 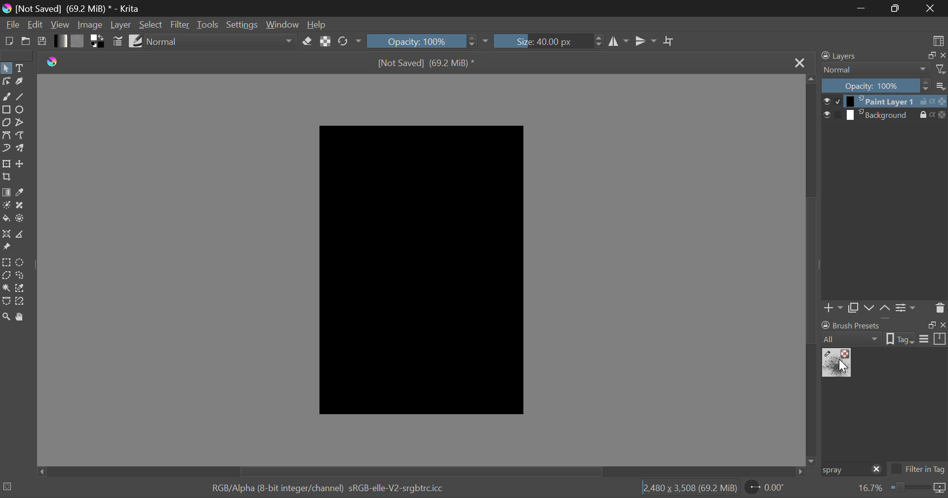 What do you see at coordinates (897, 7) in the screenshot?
I see `Minimize` at bounding box center [897, 7].